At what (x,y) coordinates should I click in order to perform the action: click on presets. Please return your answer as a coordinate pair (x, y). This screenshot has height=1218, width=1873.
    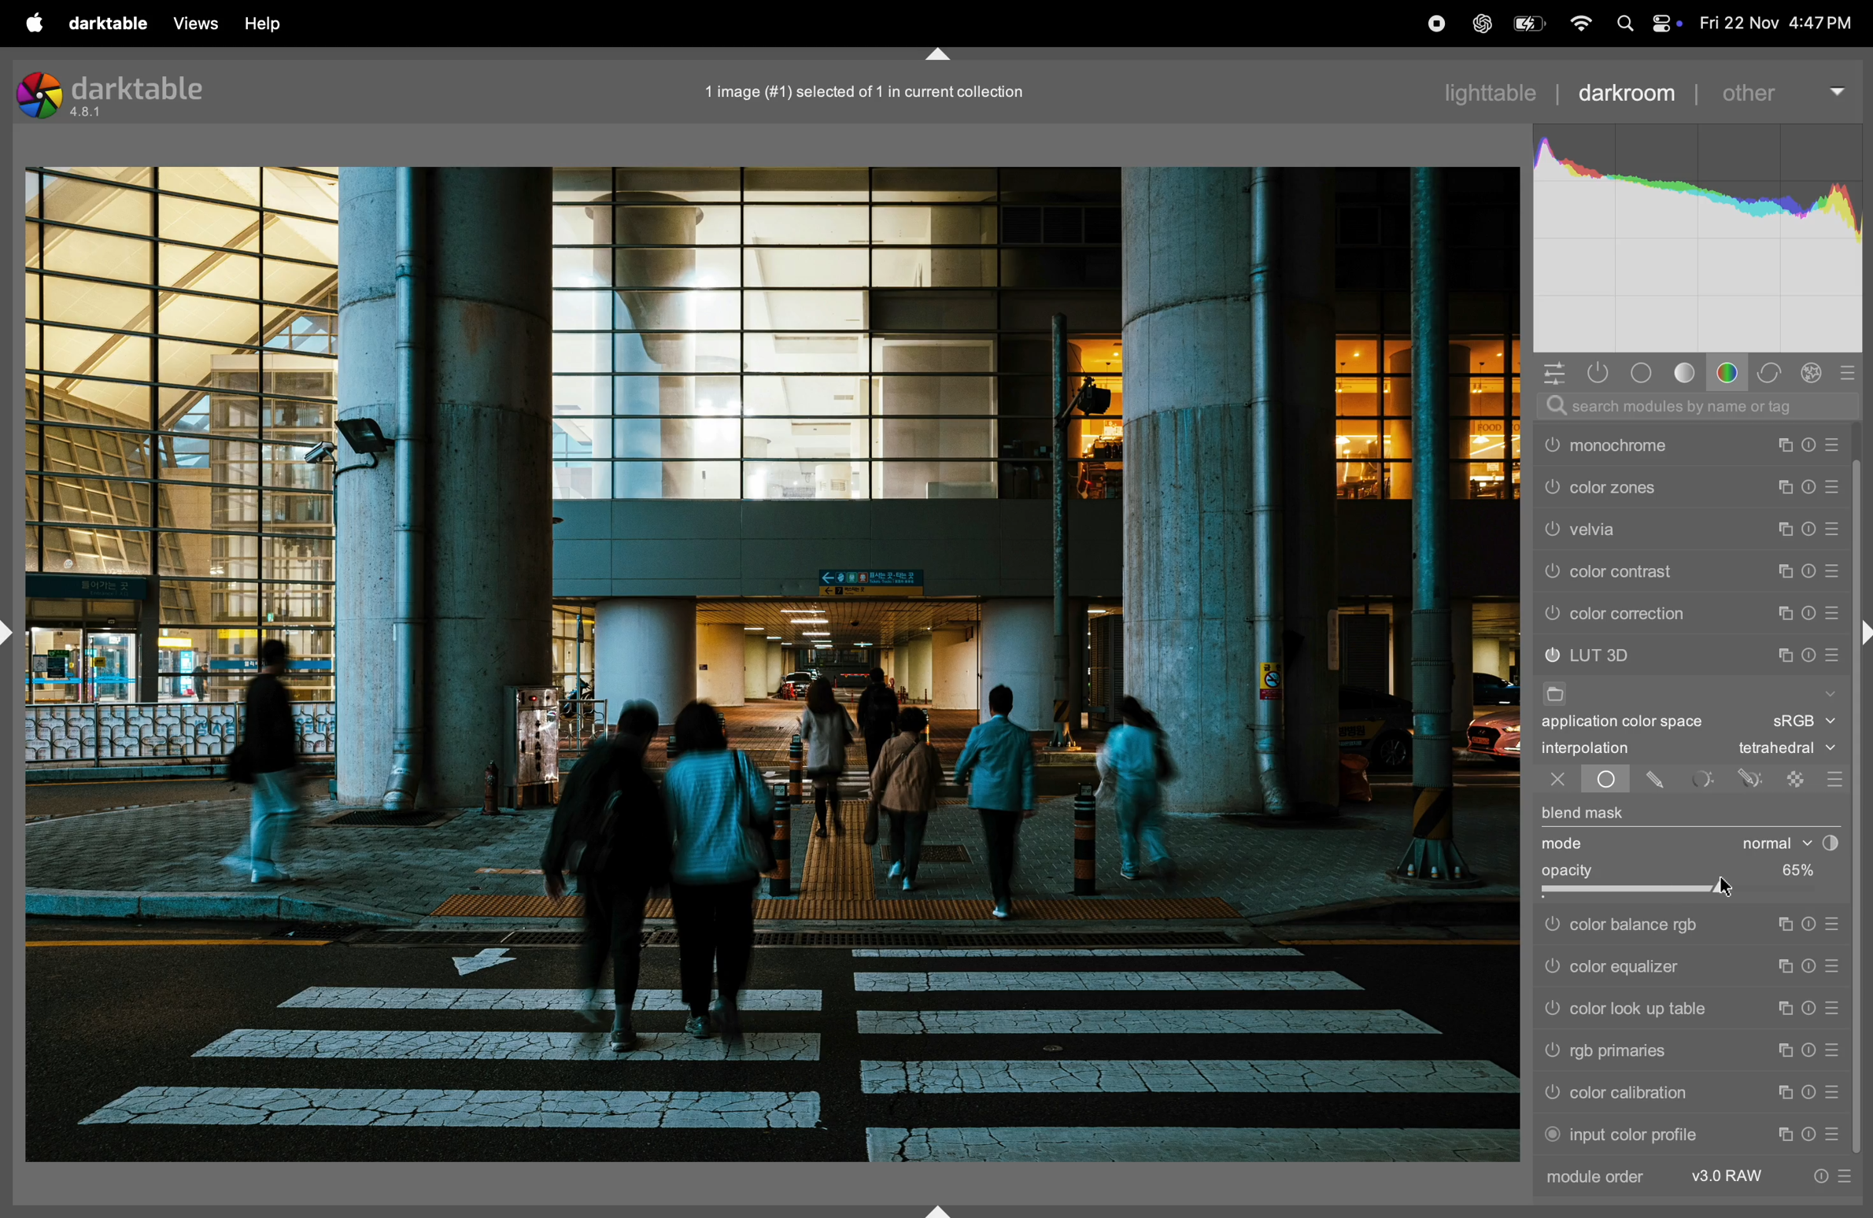
    Looking at the image, I should click on (1833, 570).